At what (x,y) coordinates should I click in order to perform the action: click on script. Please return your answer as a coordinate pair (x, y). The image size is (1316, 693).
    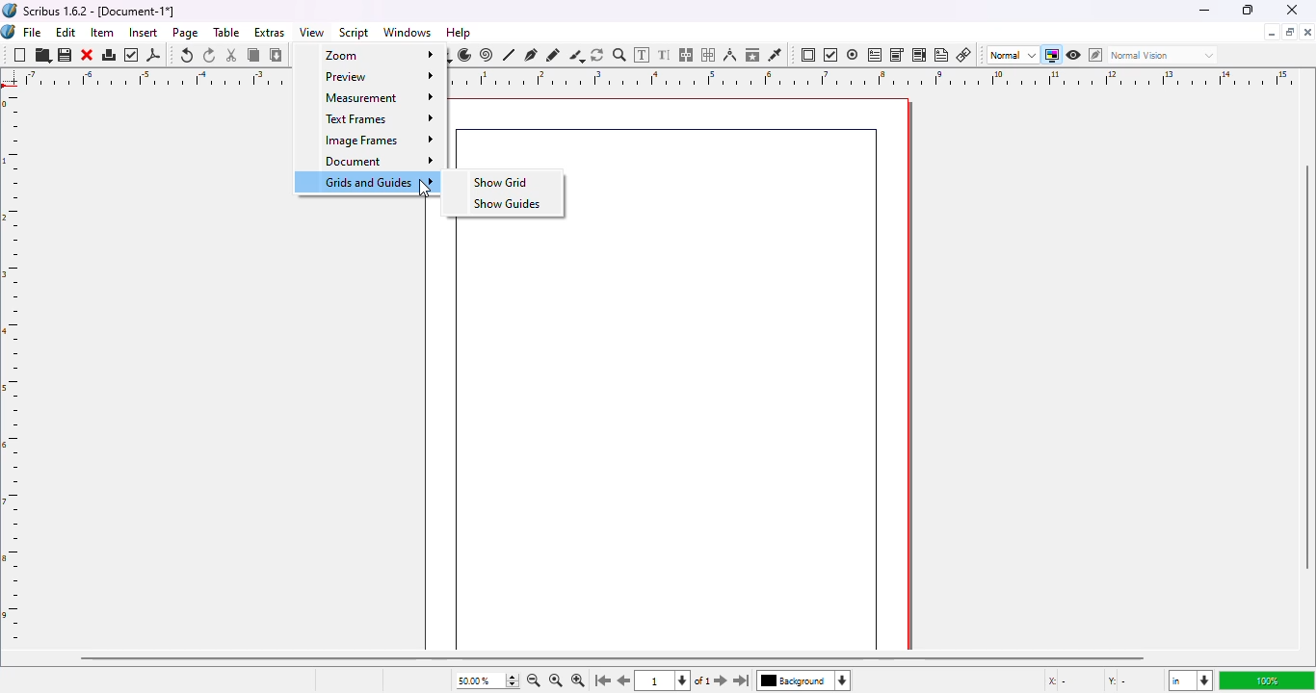
    Looking at the image, I should click on (355, 31).